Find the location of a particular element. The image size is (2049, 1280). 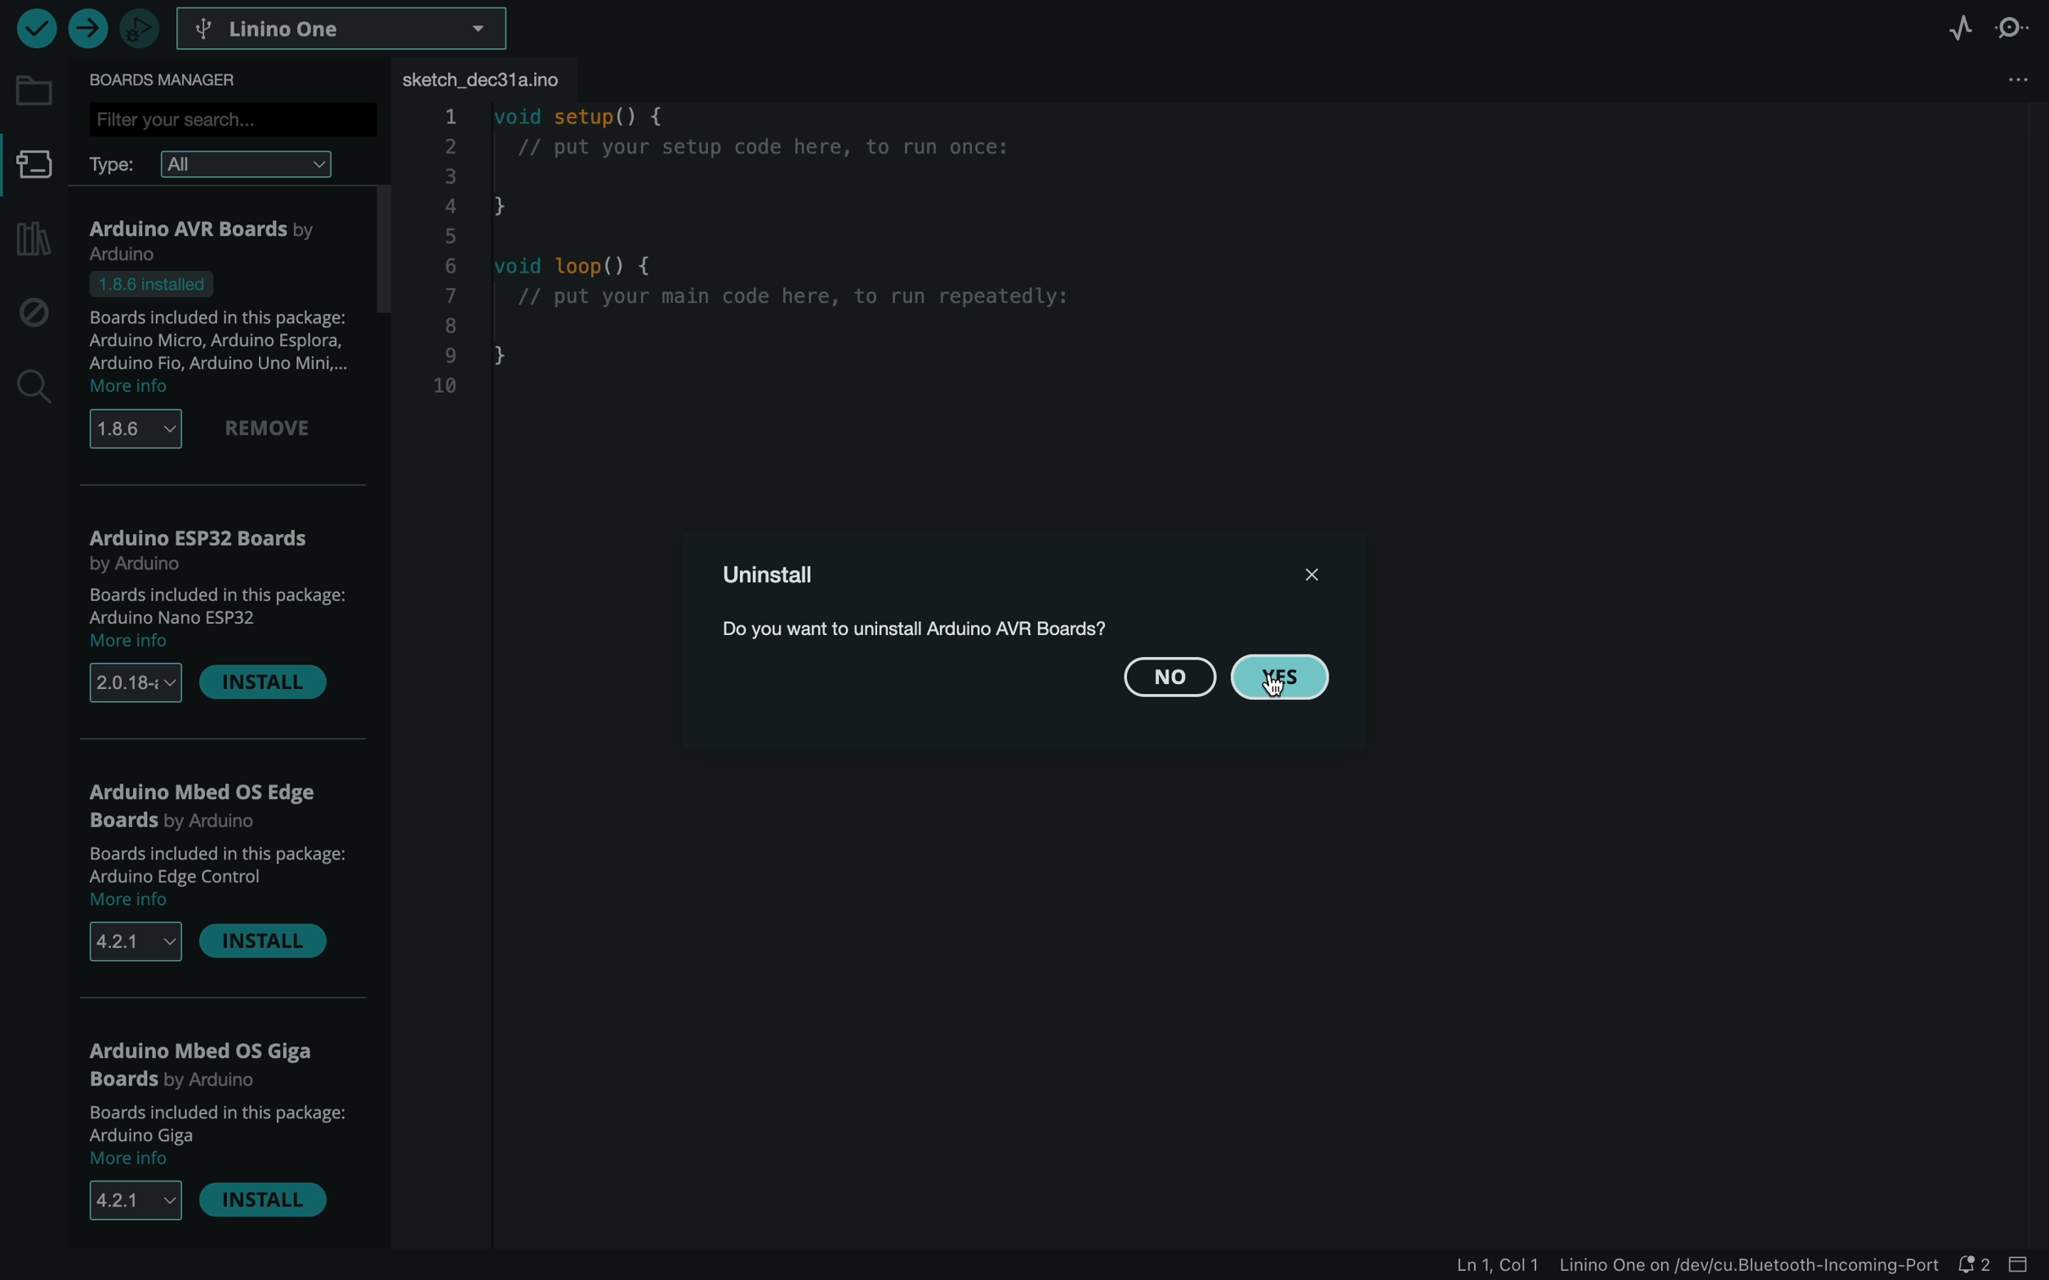

file tab is located at coordinates (533, 79).